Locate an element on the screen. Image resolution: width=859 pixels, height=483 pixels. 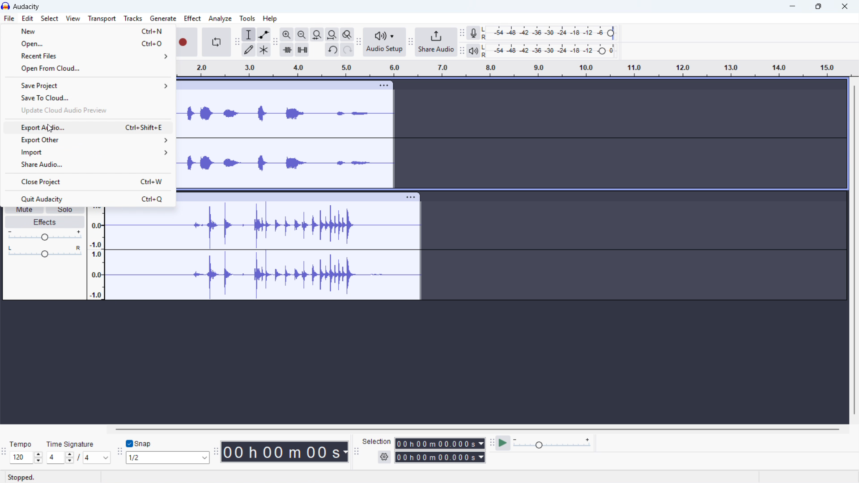
Share audio toolbar is located at coordinates (411, 42).